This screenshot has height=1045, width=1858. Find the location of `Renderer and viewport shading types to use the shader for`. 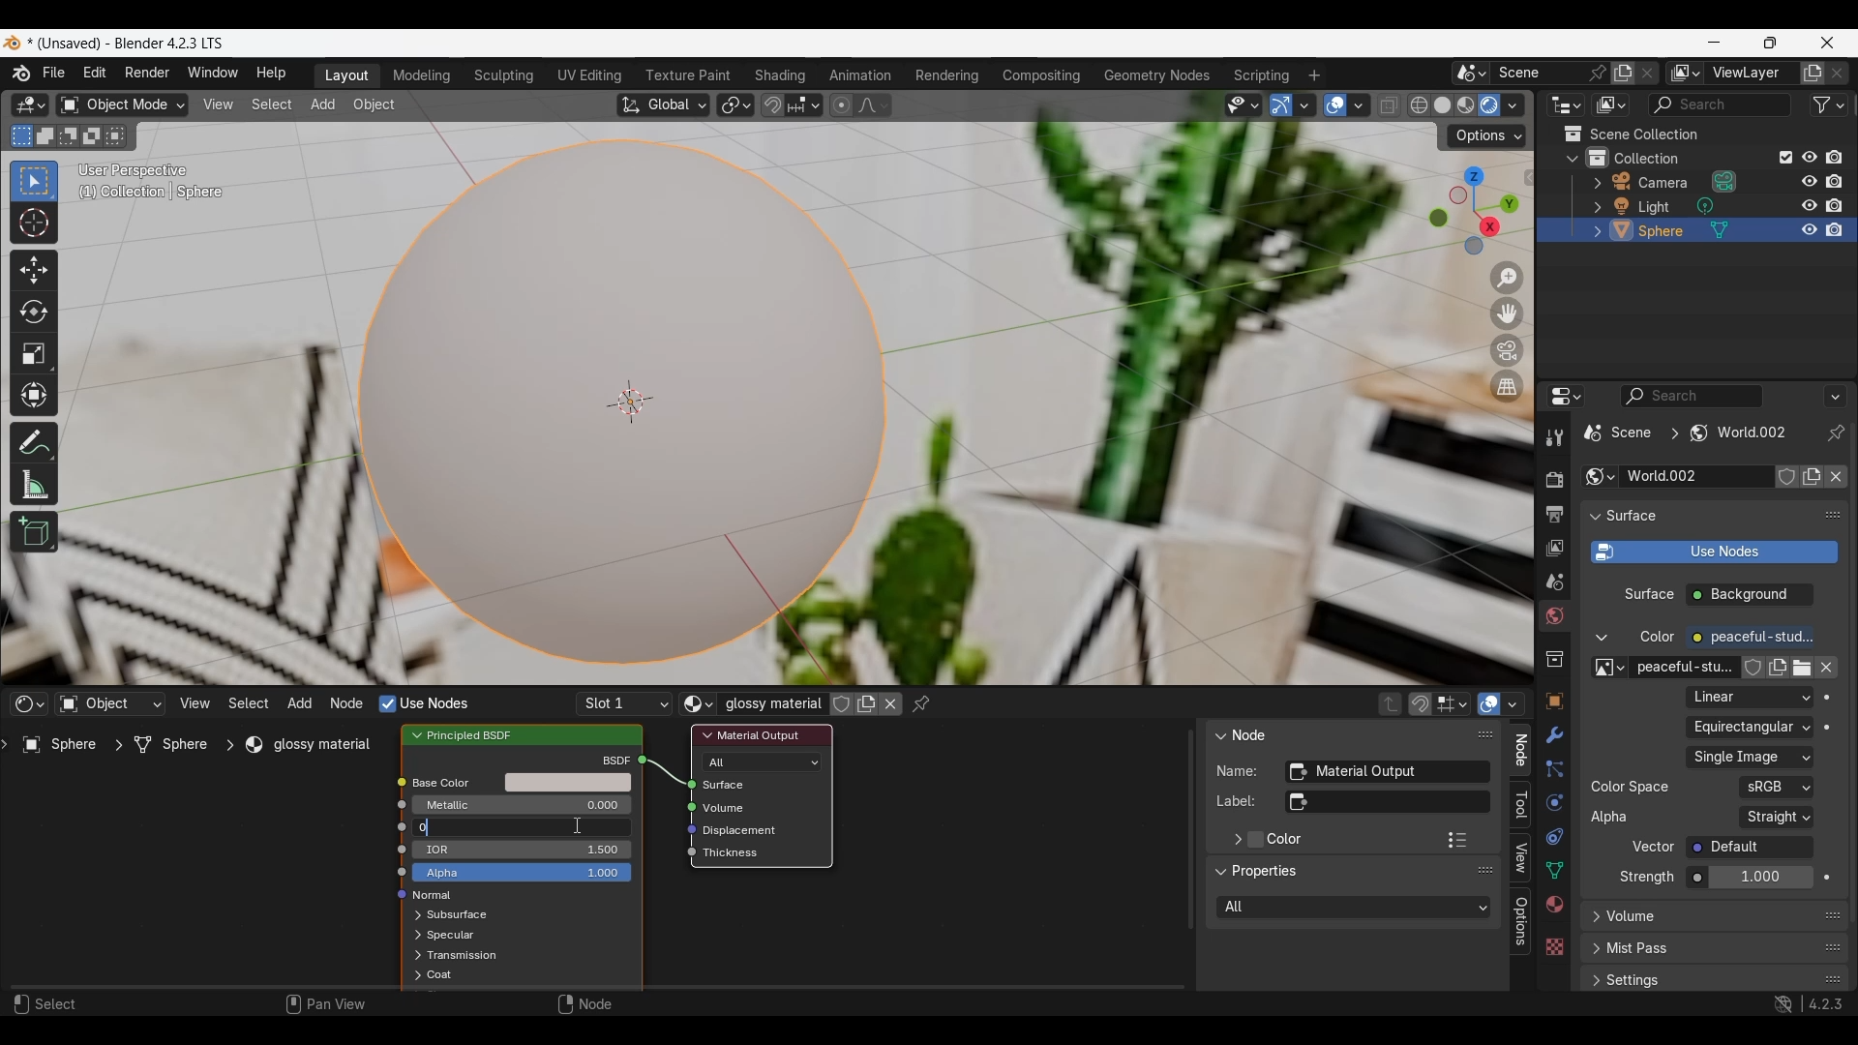

Renderer and viewport shading types to use the shader for is located at coordinates (763, 761).